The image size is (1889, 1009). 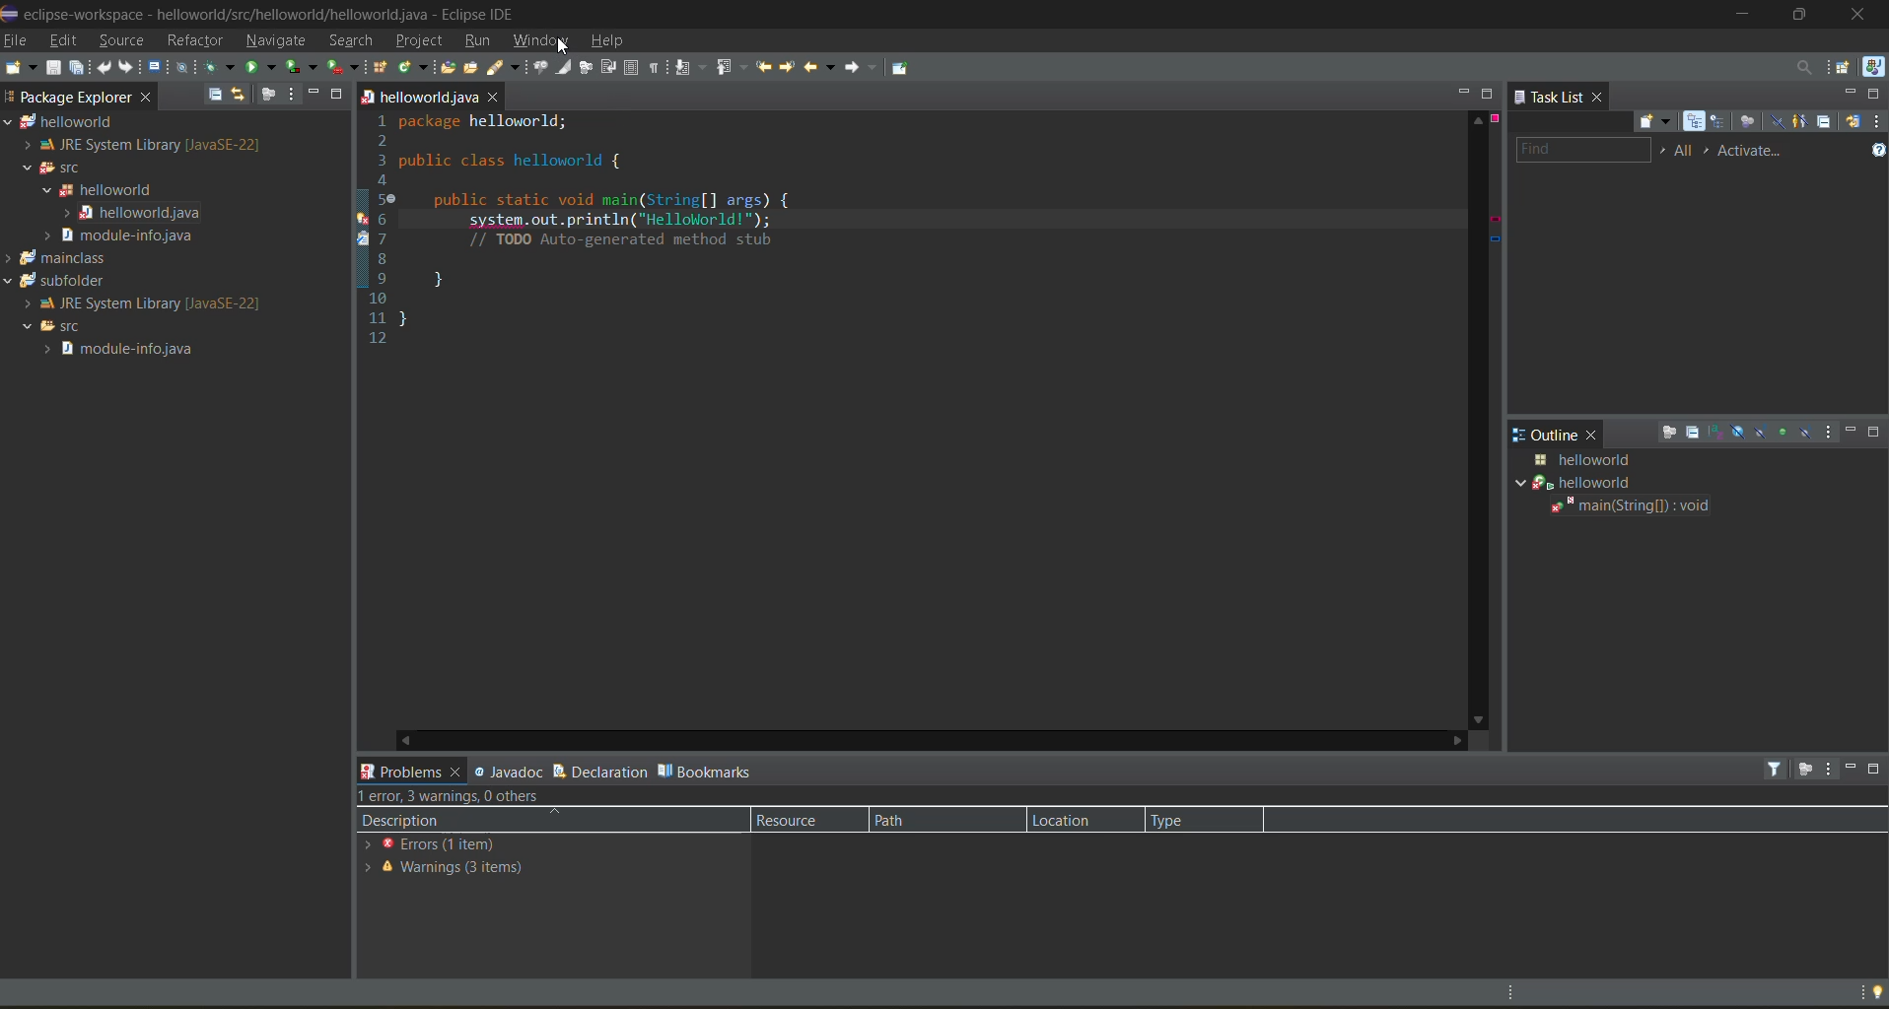 What do you see at coordinates (728, 770) in the screenshot?
I see `bookmarks` at bounding box center [728, 770].